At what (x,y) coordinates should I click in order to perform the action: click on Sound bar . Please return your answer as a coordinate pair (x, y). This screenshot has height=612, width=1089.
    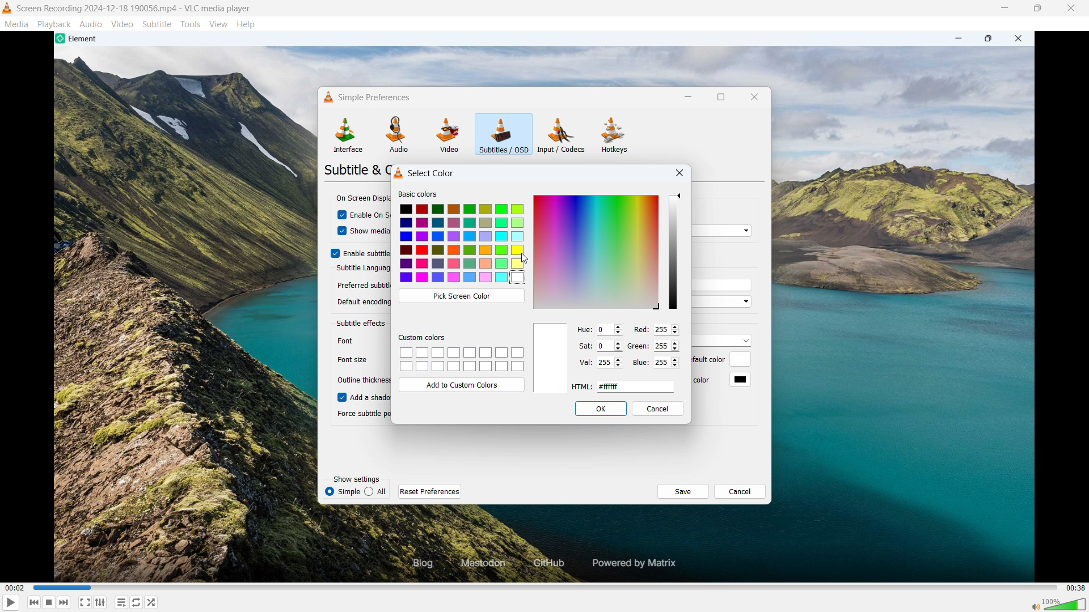
    Looking at the image, I should click on (1059, 603).